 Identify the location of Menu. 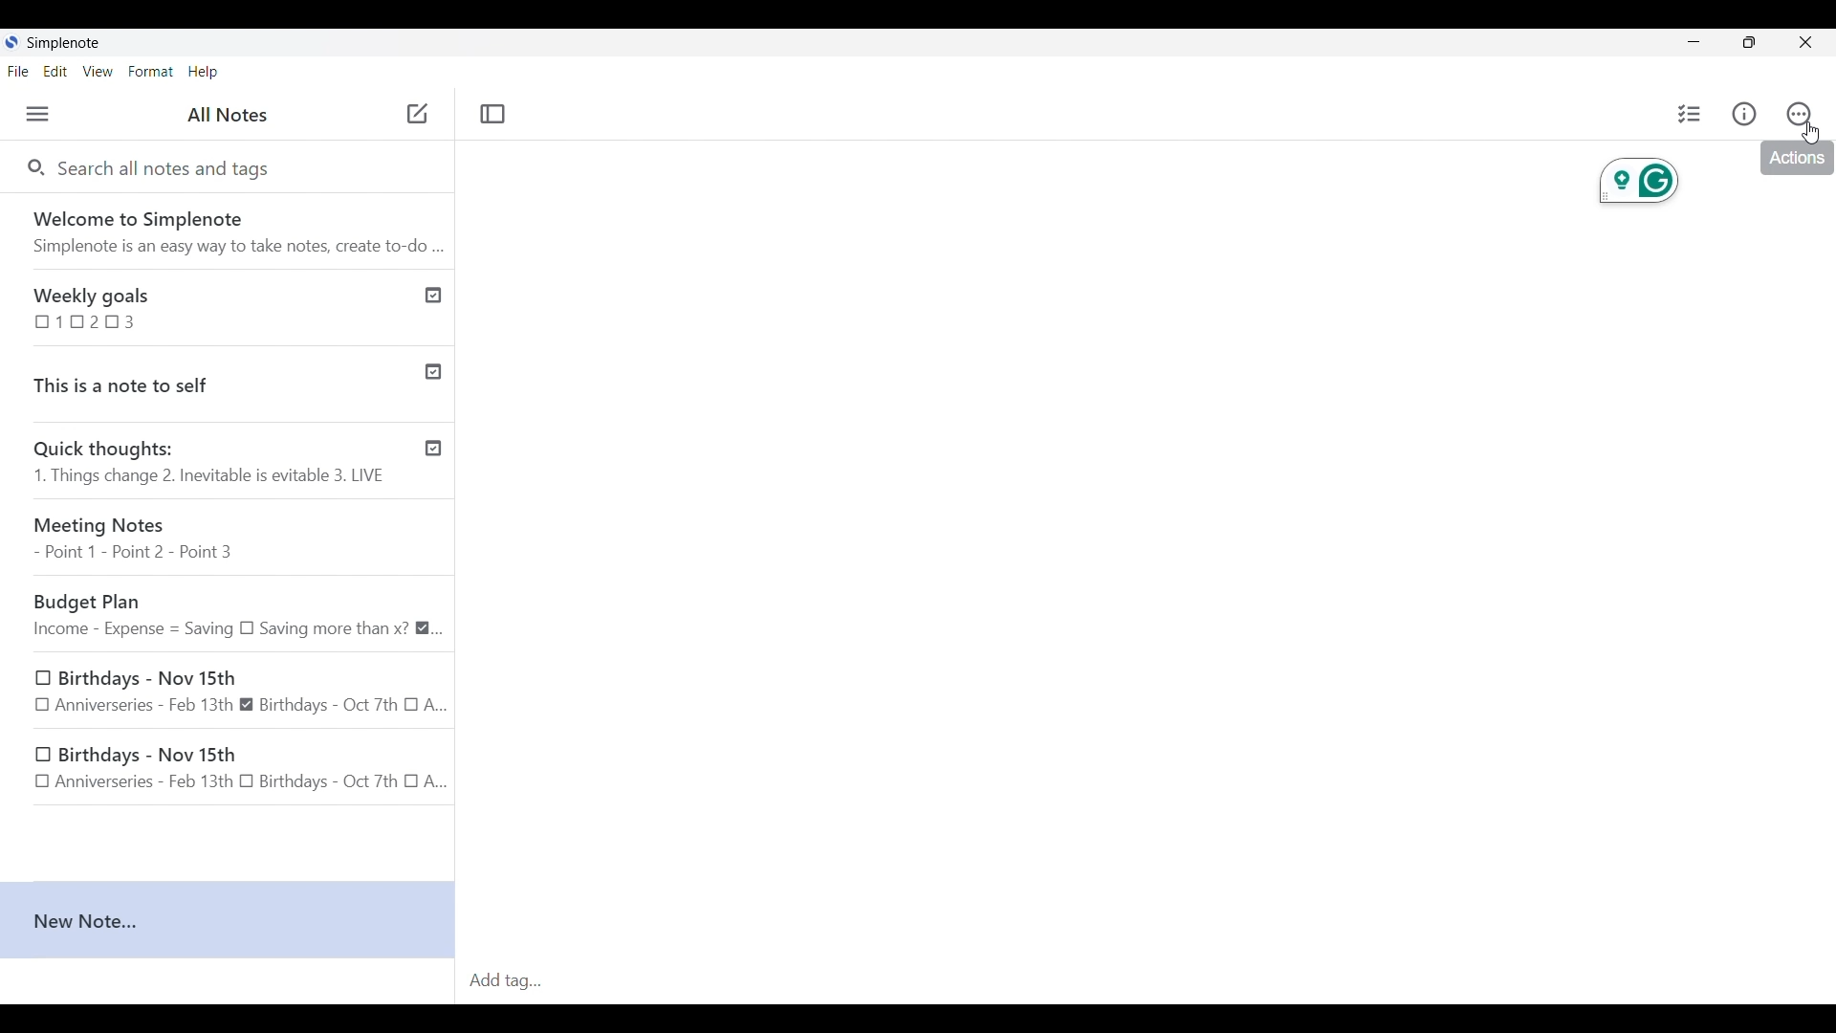
(37, 114).